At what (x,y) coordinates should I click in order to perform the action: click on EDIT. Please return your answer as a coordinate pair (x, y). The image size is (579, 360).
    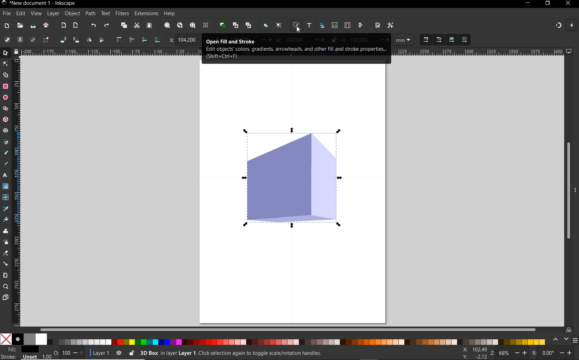
    Looking at the image, I should click on (20, 13).